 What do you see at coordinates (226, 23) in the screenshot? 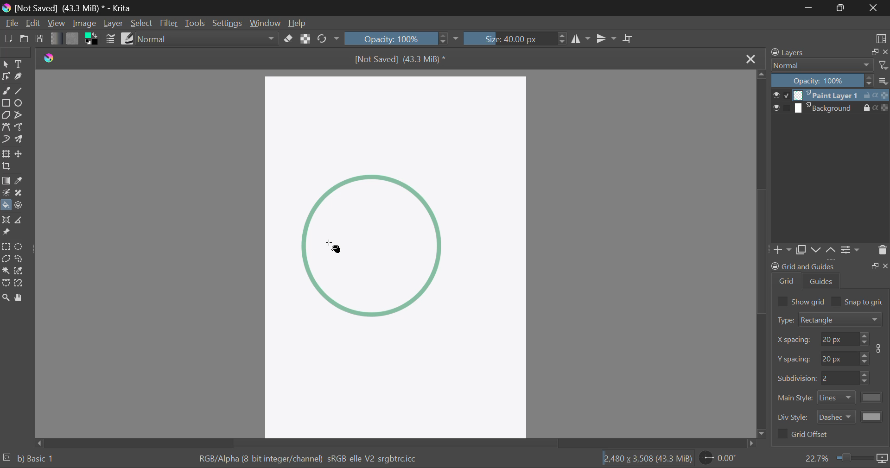
I see `Settings` at bounding box center [226, 23].